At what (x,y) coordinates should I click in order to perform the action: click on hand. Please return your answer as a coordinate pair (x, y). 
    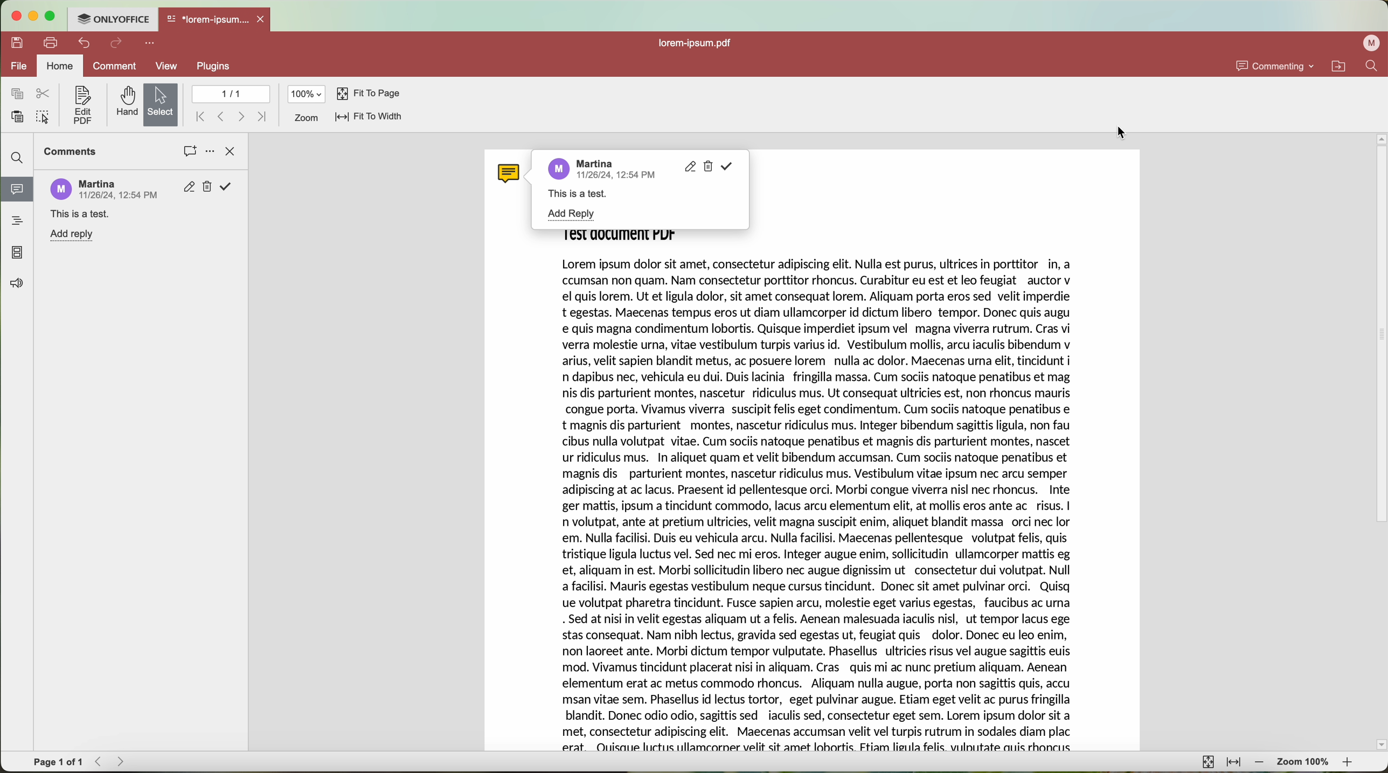
    Looking at the image, I should click on (125, 102).